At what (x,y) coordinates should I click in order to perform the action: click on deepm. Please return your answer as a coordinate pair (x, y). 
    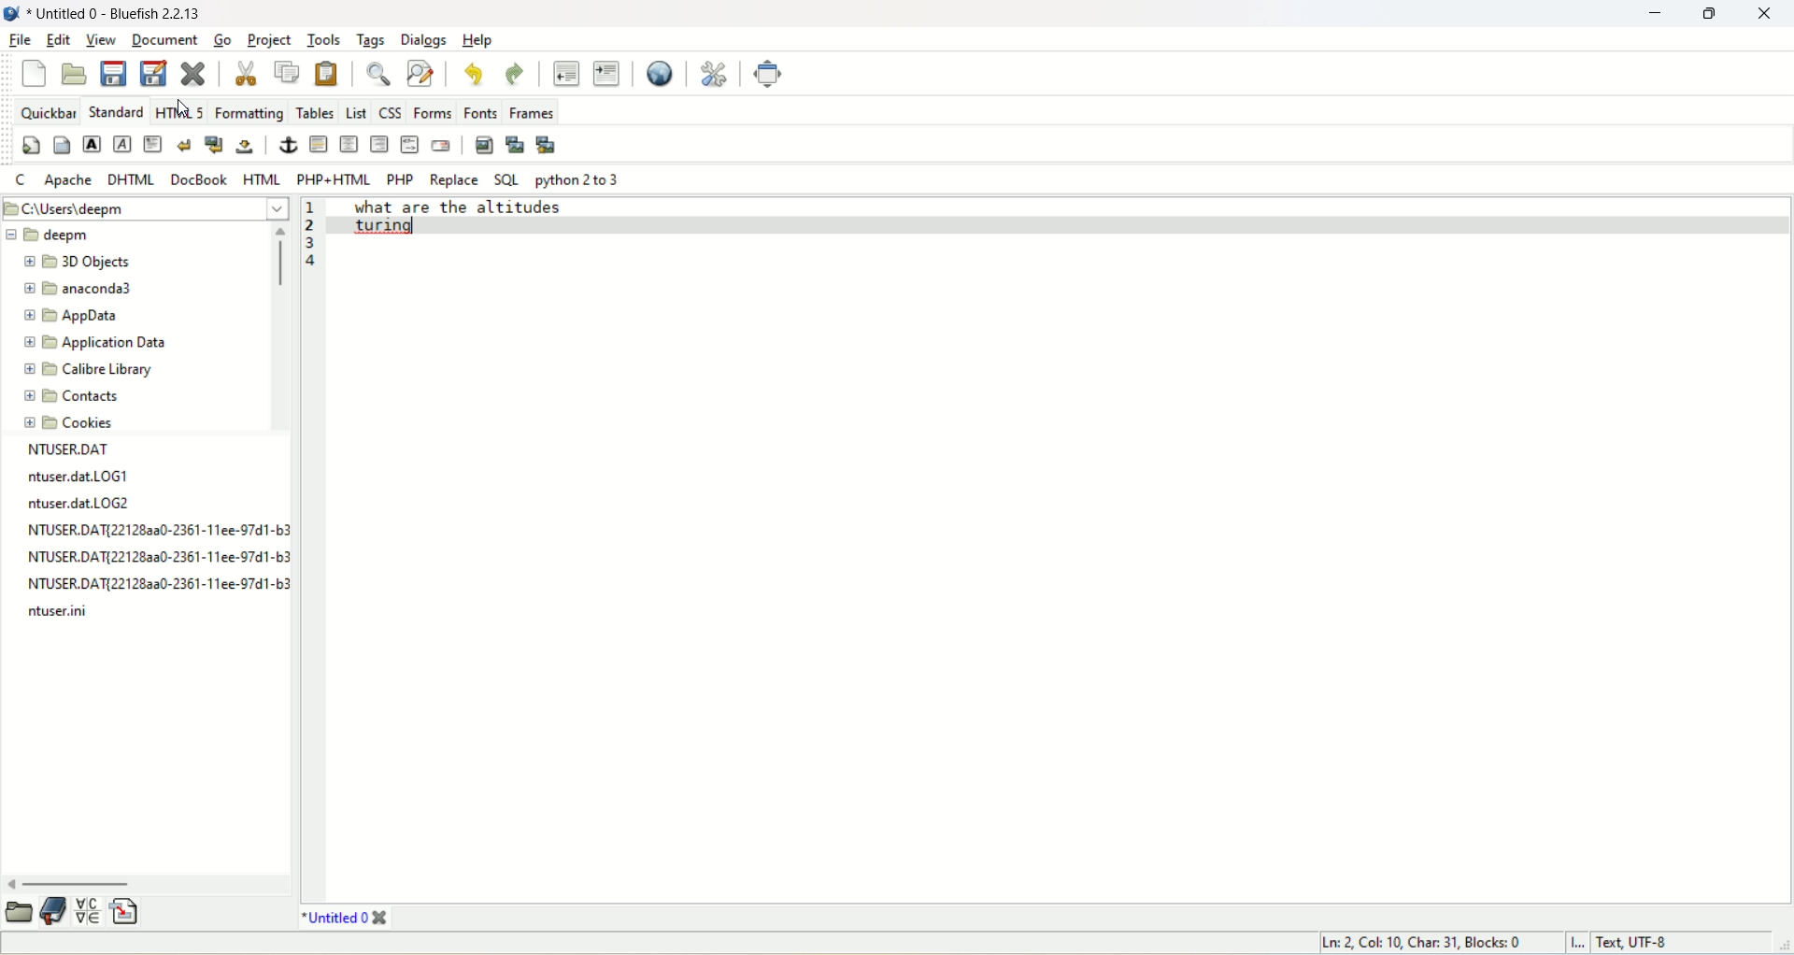
    Looking at the image, I should click on (106, 233).